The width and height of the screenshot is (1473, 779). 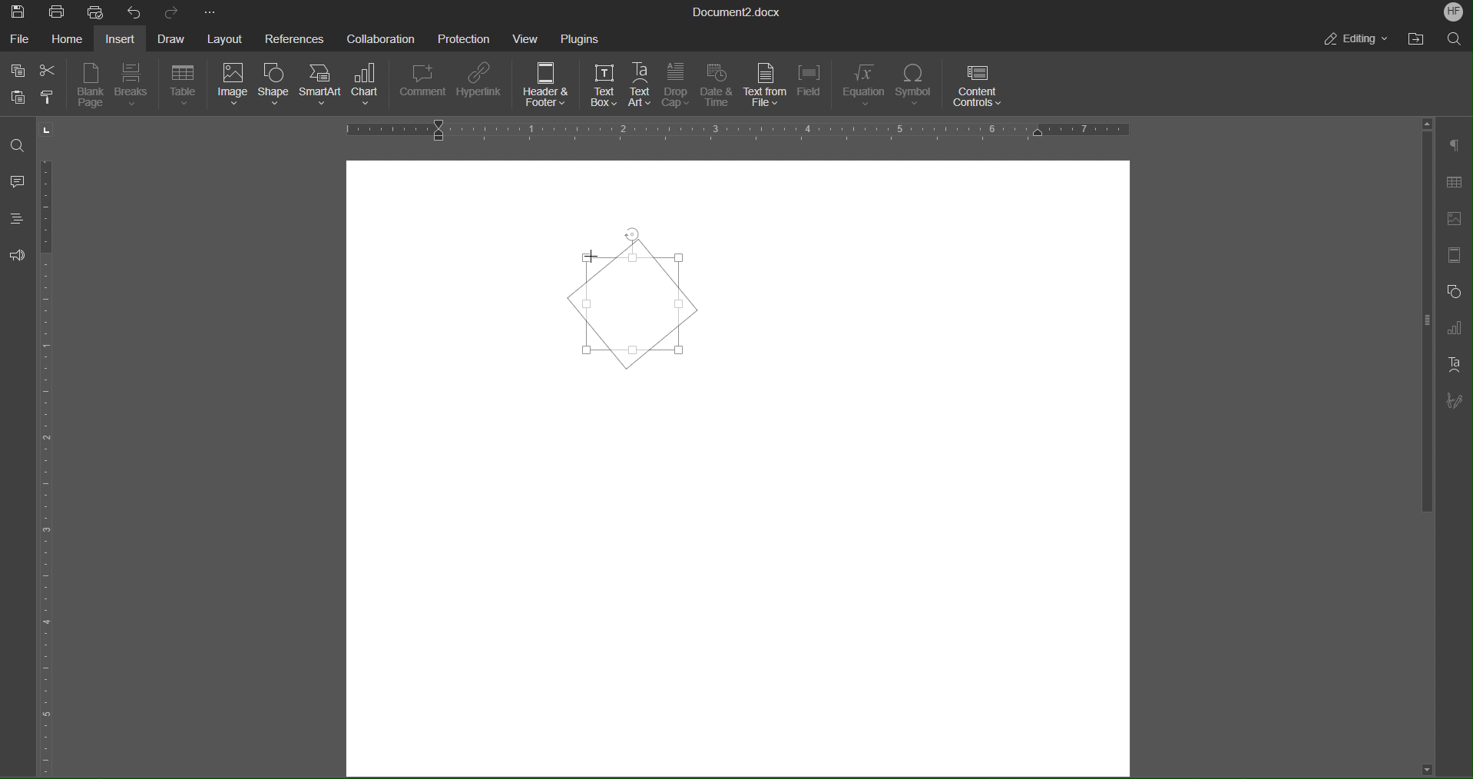 I want to click on Textbox, so click(x=629, y=293).